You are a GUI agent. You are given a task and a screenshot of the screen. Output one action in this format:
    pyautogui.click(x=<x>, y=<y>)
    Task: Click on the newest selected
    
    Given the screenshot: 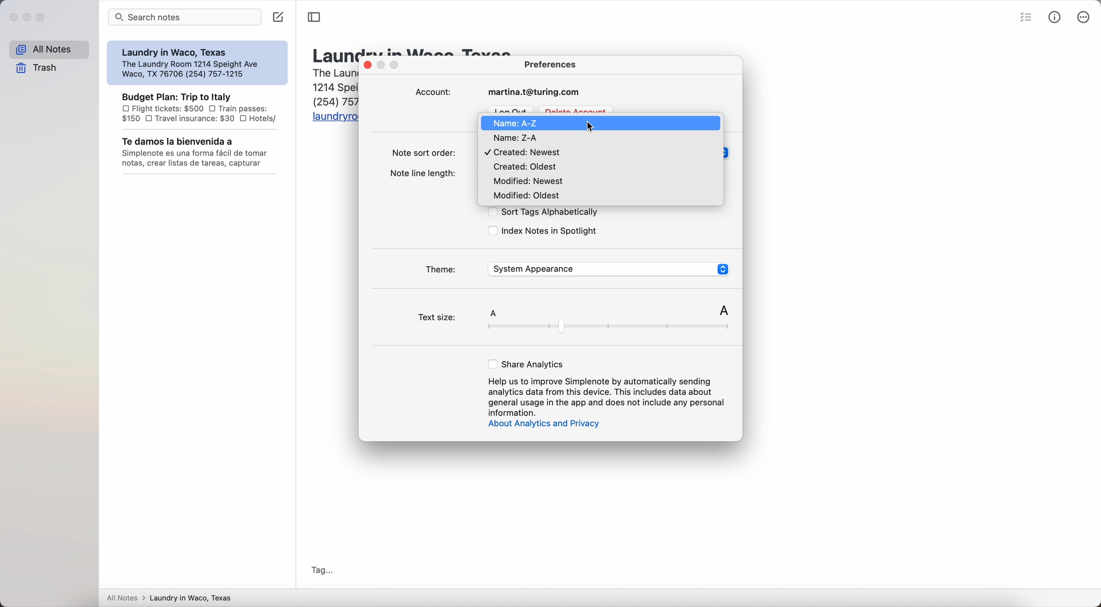 What is the action you would take?
    pyautogui.click(x=524, y=152)
    